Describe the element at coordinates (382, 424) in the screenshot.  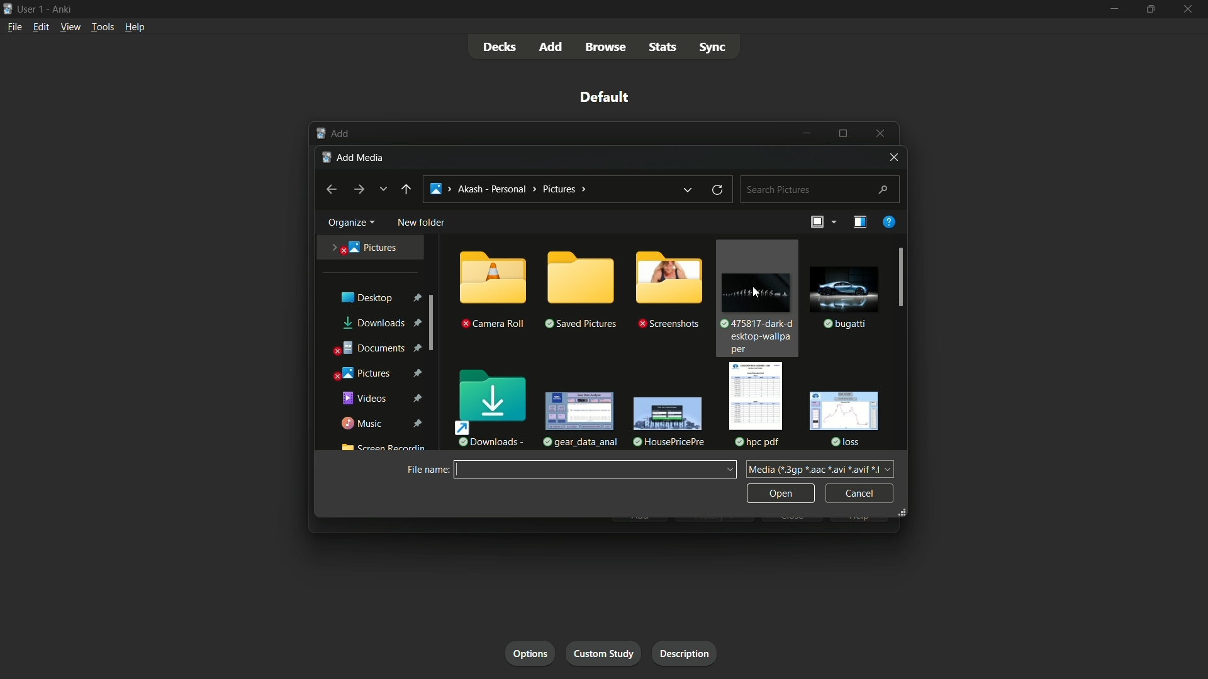
I see `music` at that location.